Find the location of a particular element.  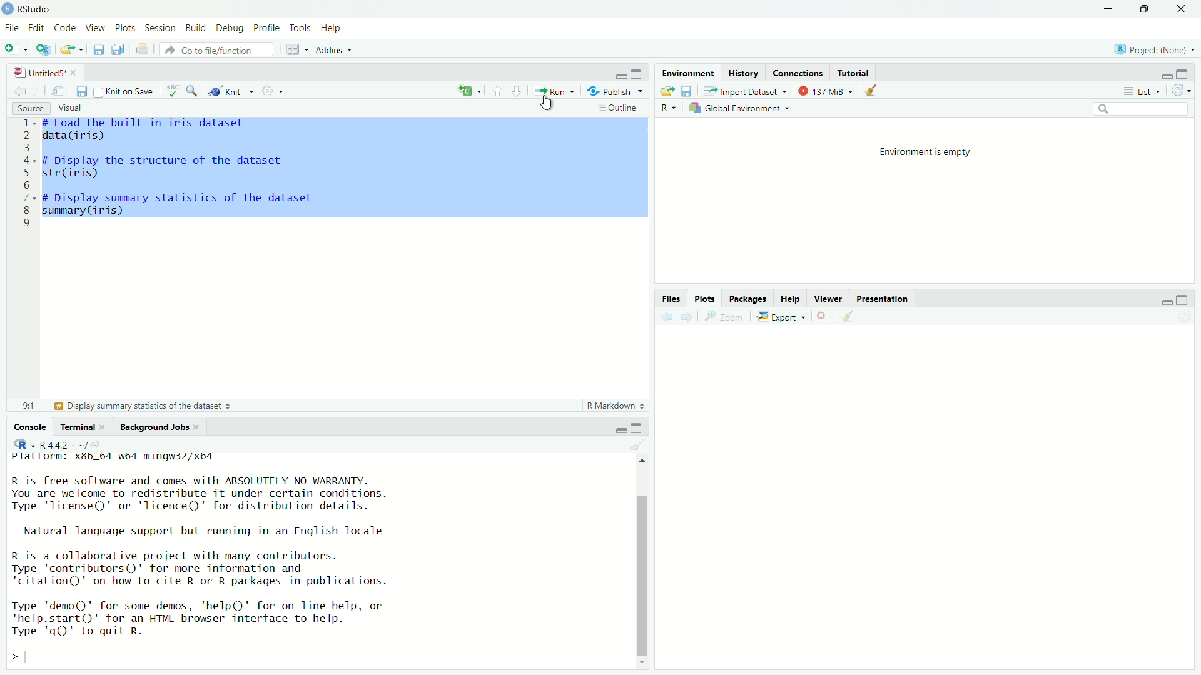

R is located at coordinates (669, 107).